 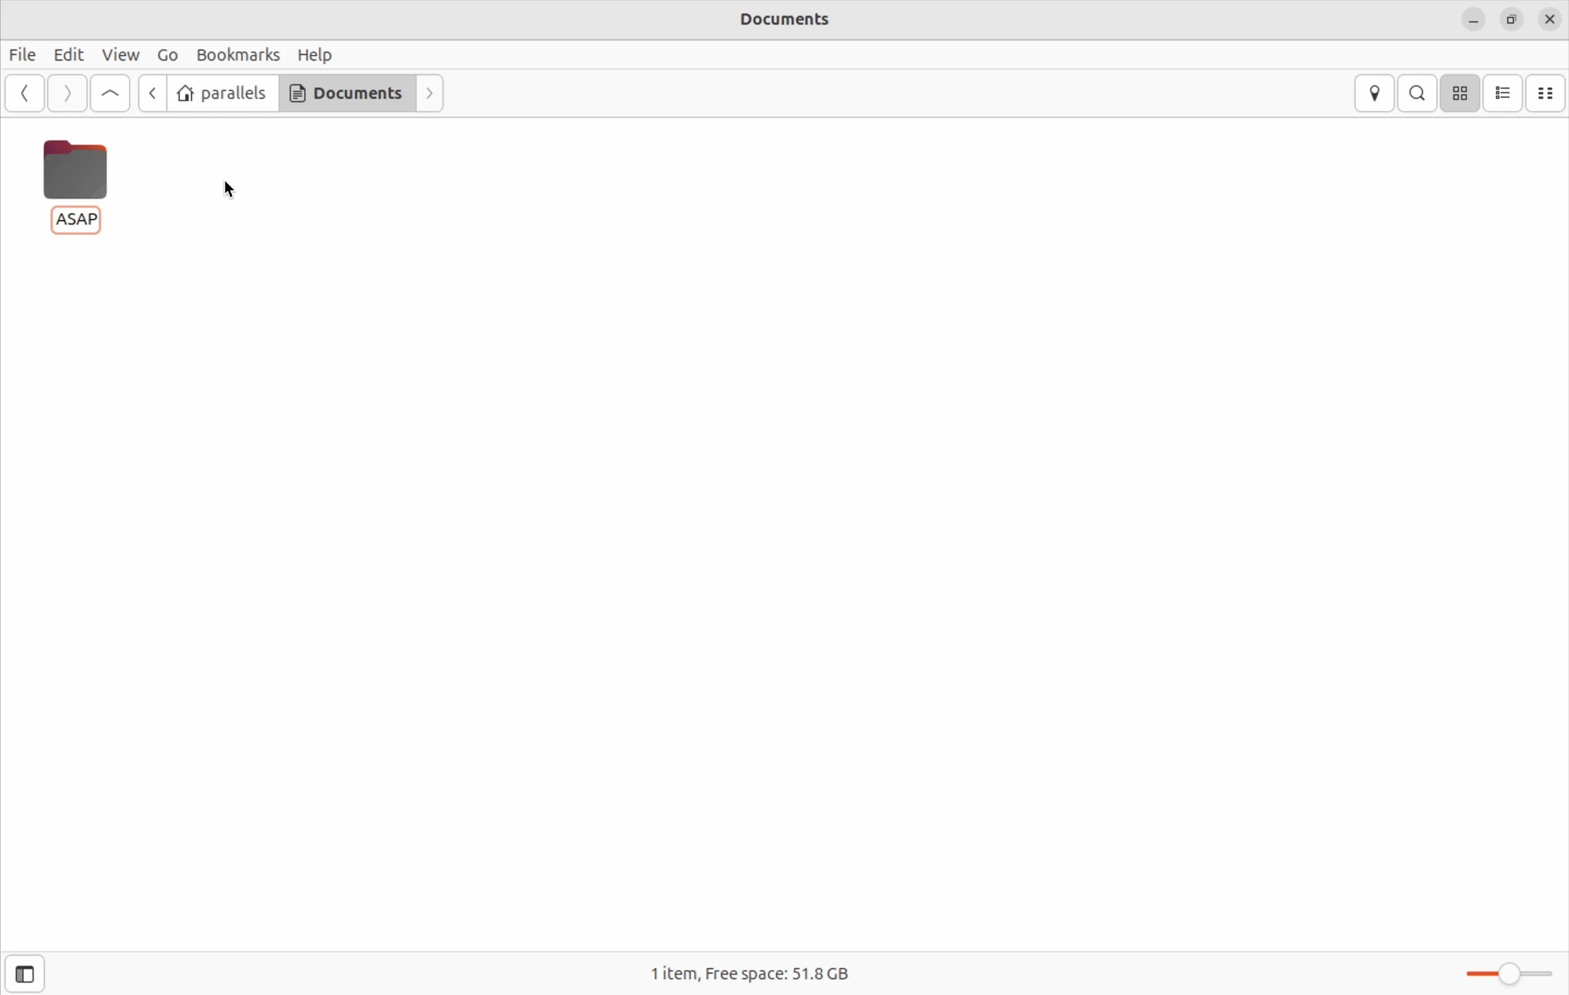 I want to click on resize, so click(x=1510, y=19).